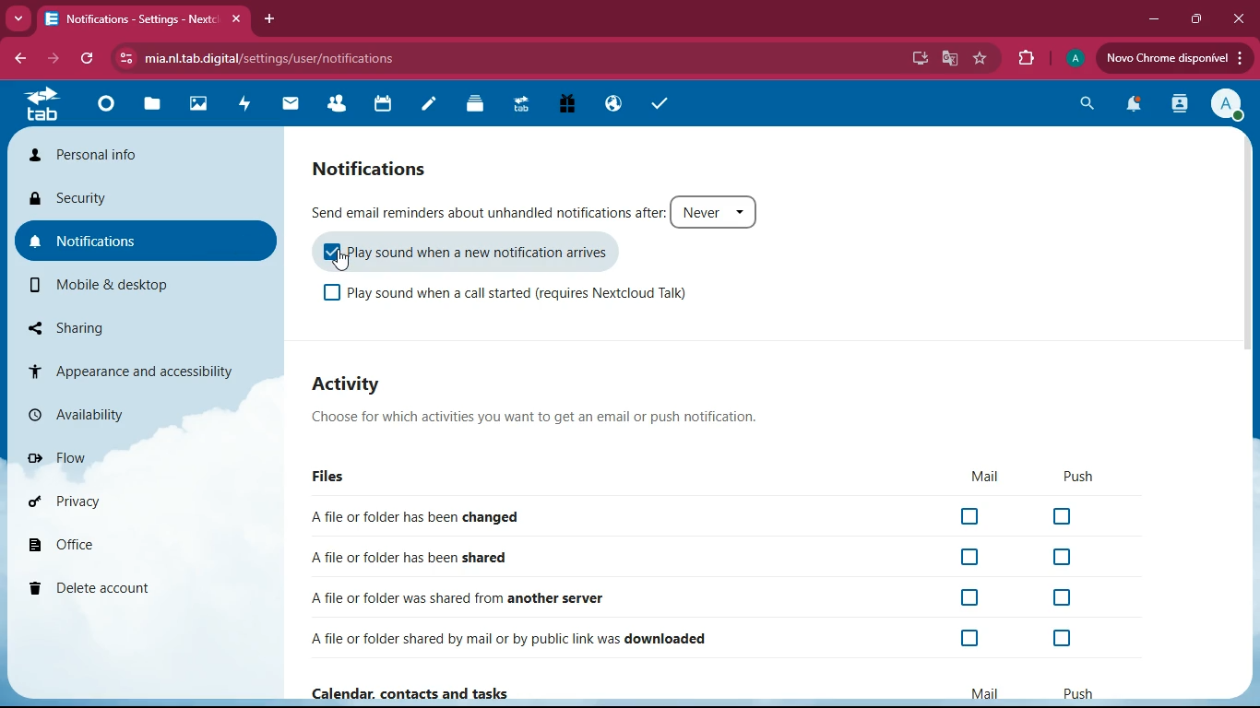 This screenshot has height=708, width=1260. Describe the element at coordinates (950, 57) in the screenshot. I see `google translate` at that location.